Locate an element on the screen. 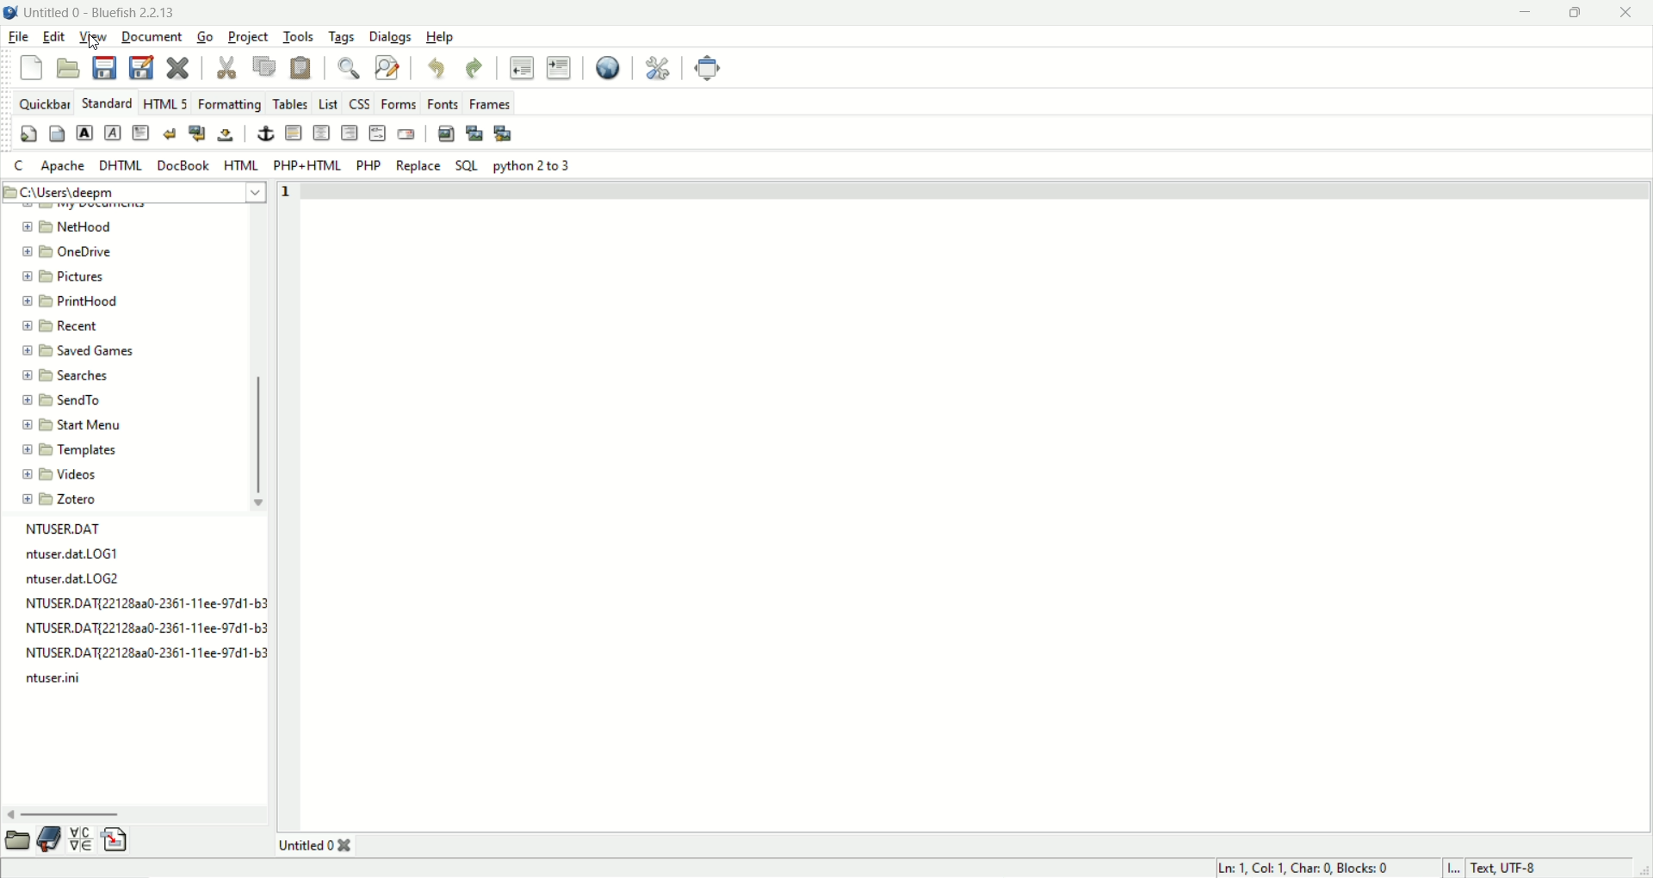  DOCBOOK is located at coordinates (184, 168).